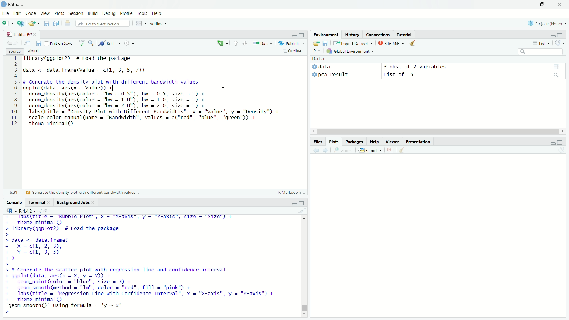 The width and height of the screenshot is (569, 320). I want to click on cursor, so click(223, 89).